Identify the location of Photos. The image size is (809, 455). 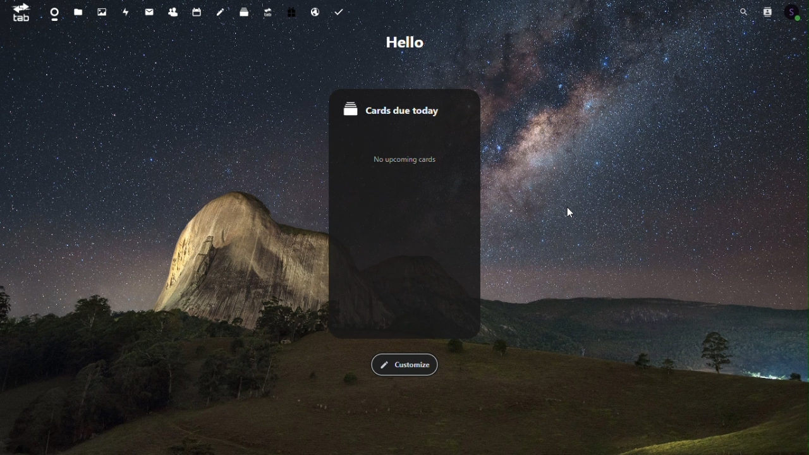
(101, 12).